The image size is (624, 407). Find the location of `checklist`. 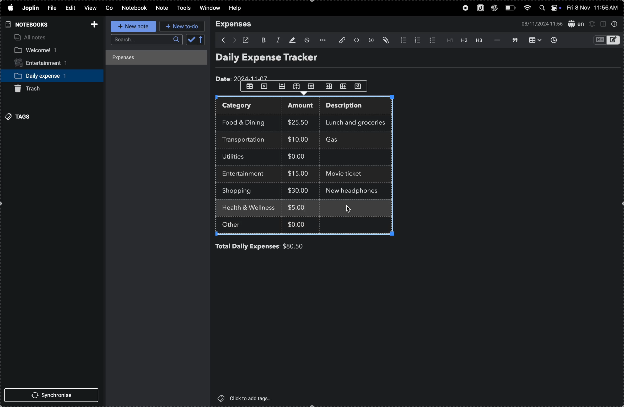

checklist is located at coordinates (431, 40).